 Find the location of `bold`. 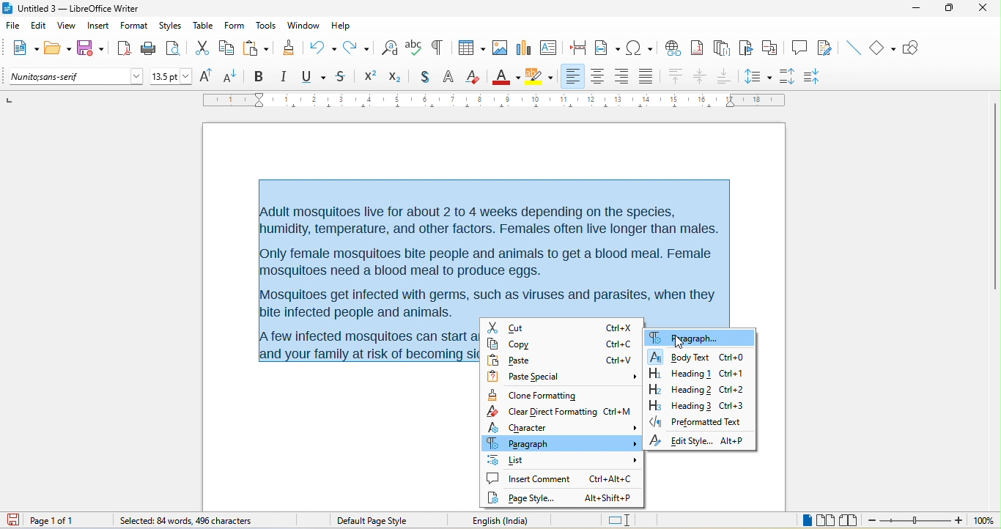

bold is located at coordinates (259, 77).